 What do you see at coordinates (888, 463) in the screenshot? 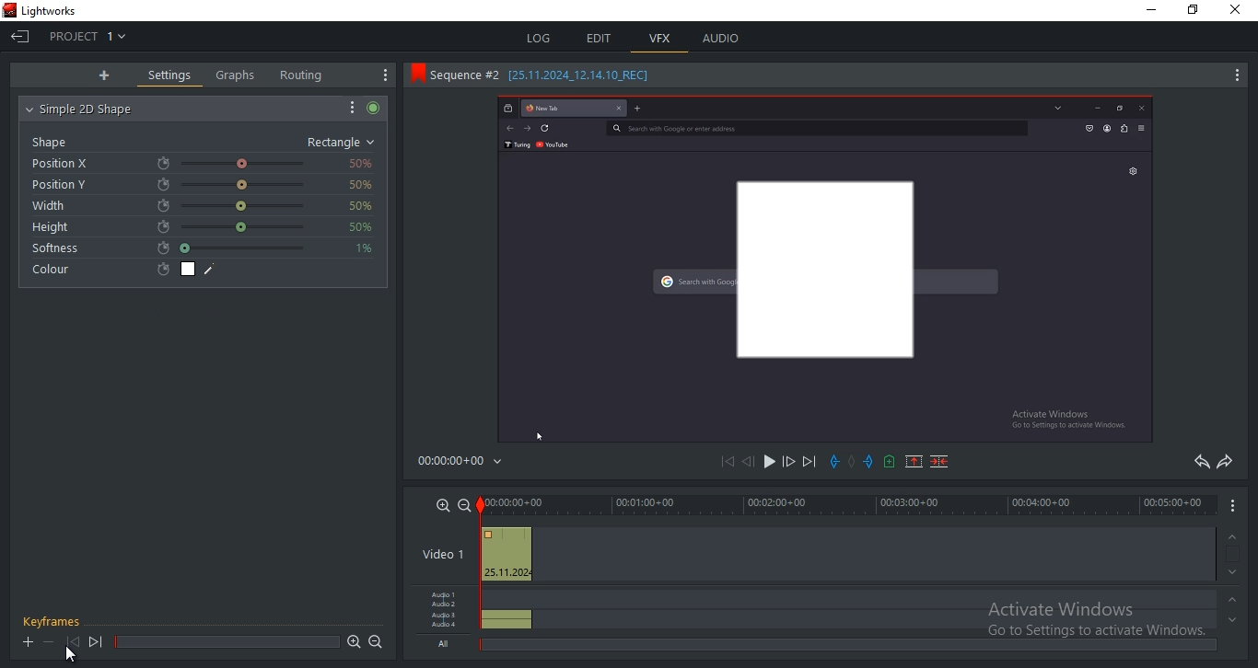
I see `add a cue` at bounding box center [888, 463].